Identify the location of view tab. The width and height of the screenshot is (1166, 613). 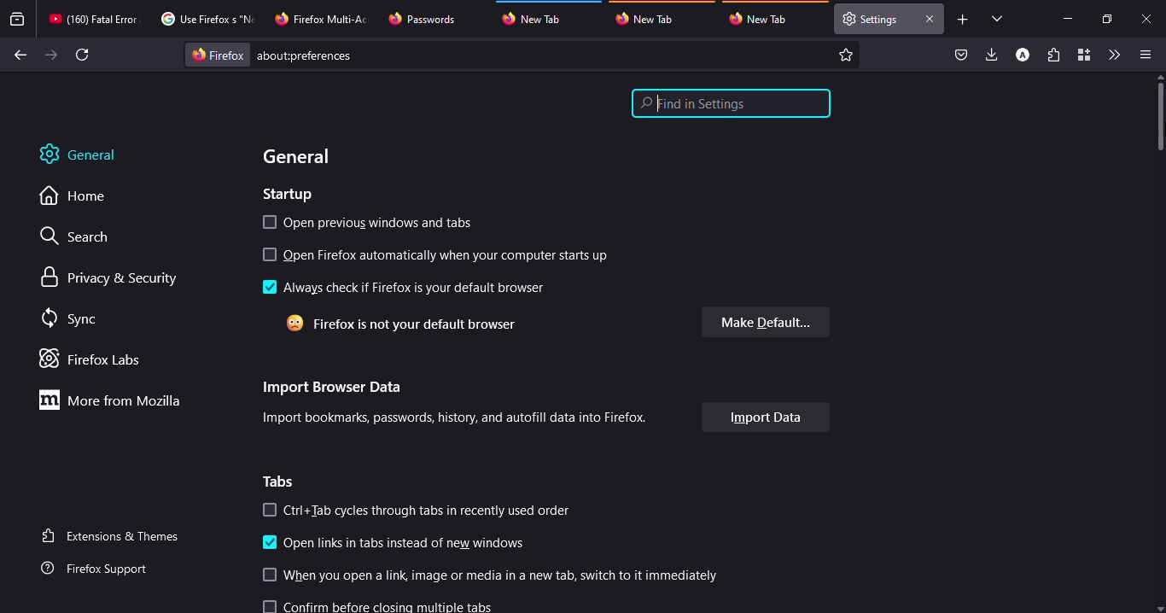
(998, 18).